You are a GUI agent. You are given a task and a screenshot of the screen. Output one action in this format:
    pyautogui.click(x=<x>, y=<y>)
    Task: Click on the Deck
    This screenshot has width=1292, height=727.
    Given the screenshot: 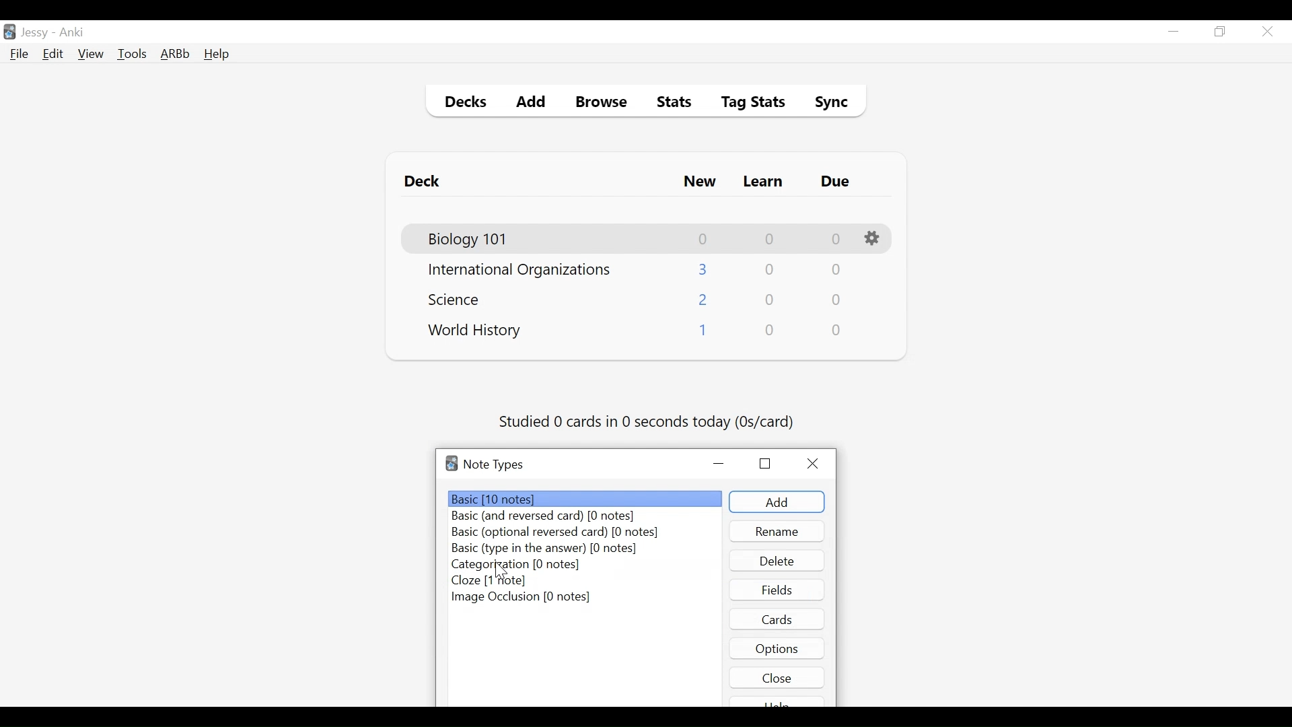 What is the action you would take?
    pyautogui.click(x=425, y=182)
    